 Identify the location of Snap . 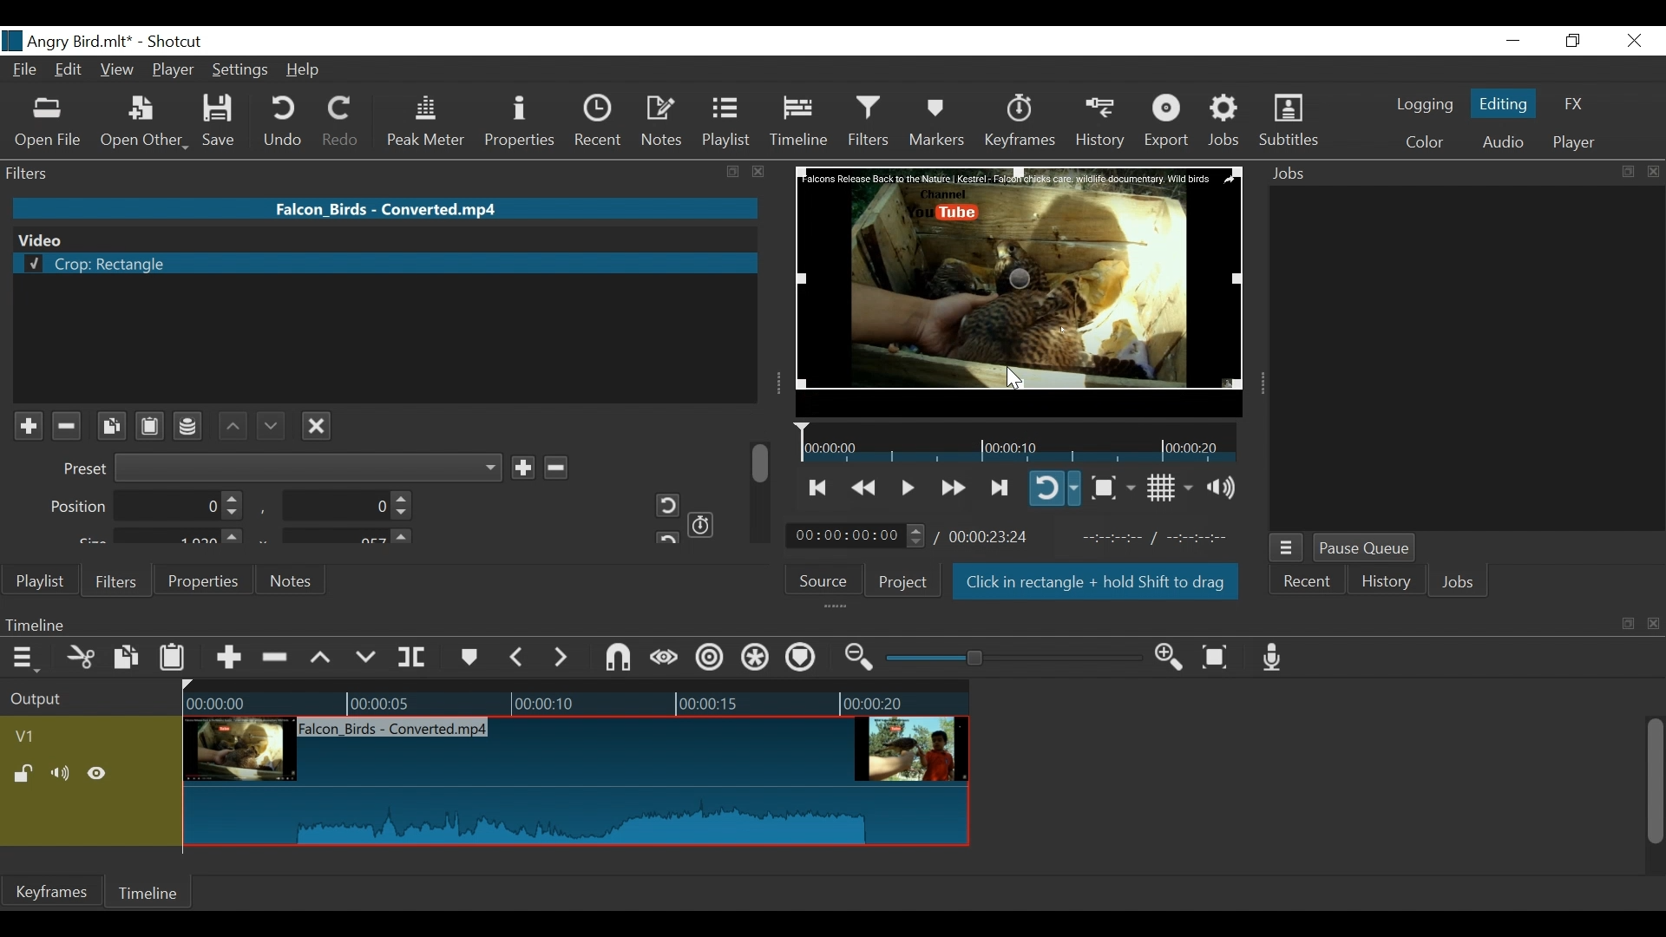
(618, 659).